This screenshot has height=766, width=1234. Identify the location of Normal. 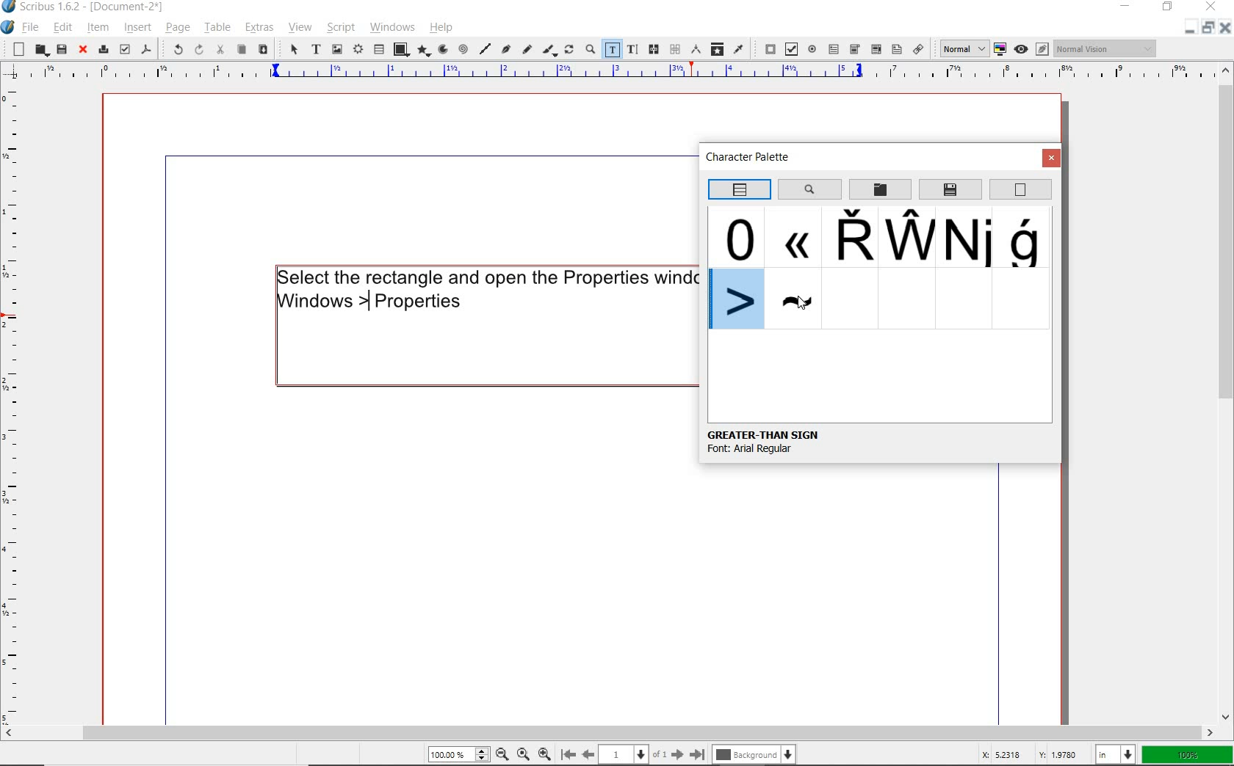
(959, 48).